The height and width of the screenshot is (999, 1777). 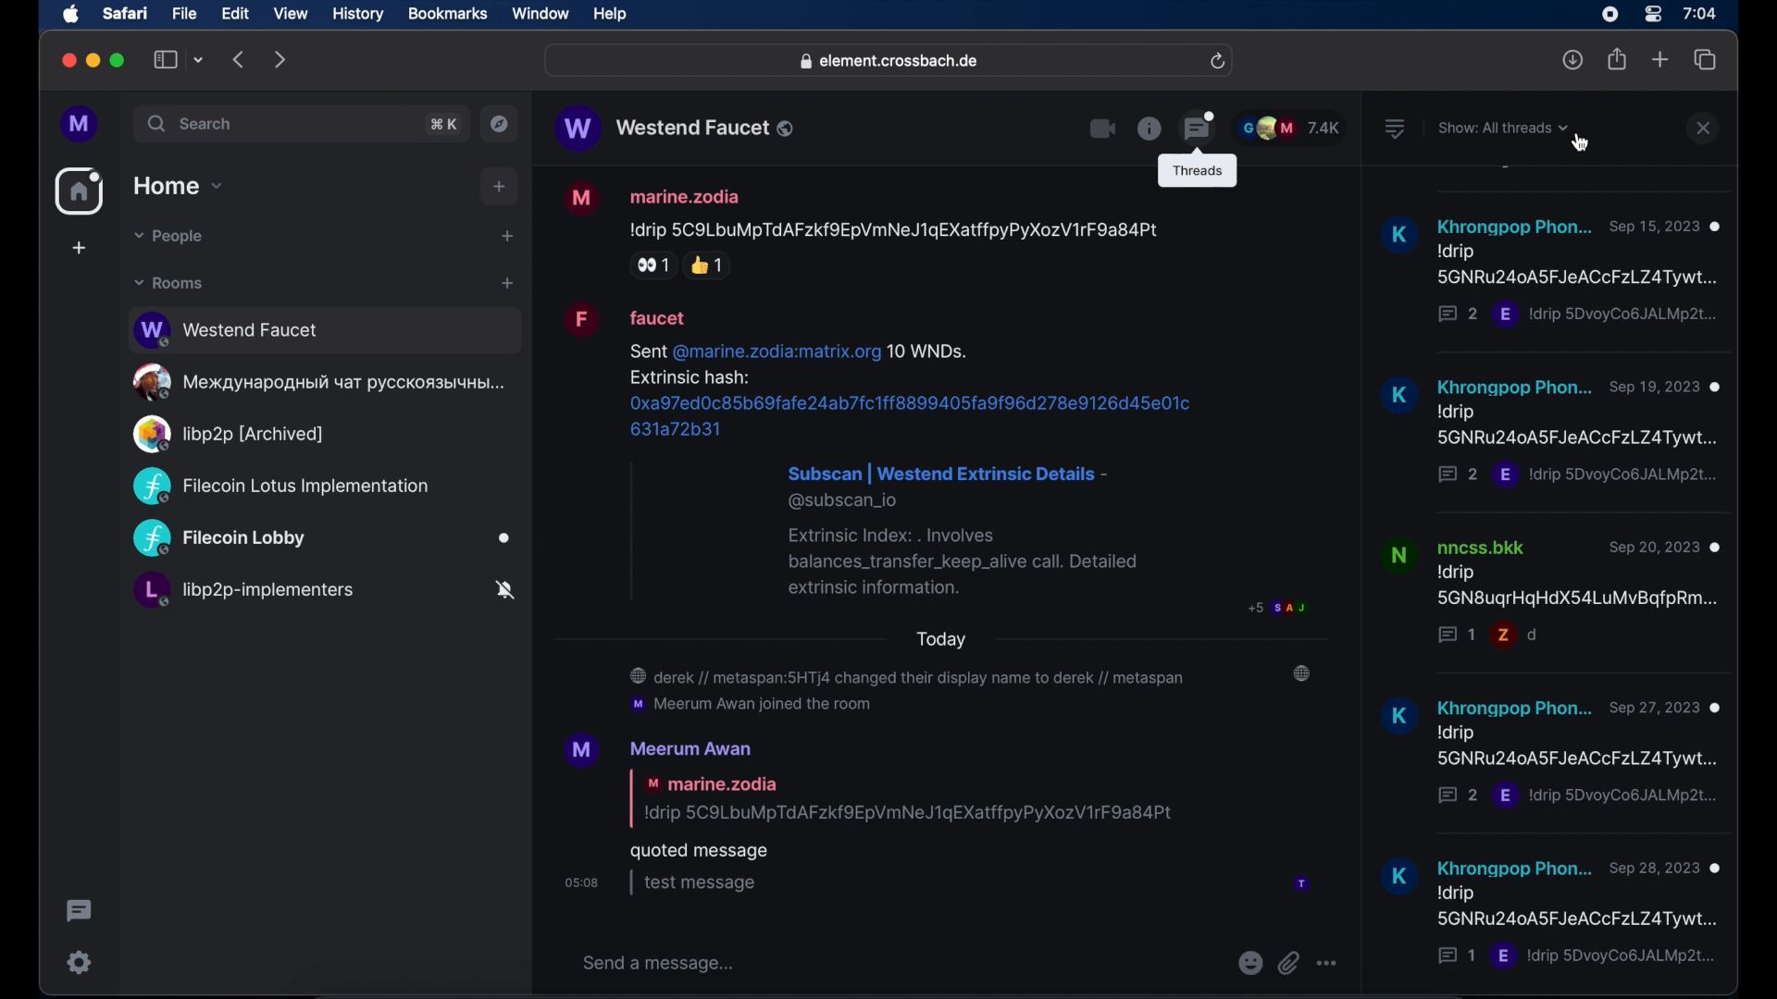 I want to click on drip
5GN8ugrHgHdX54LuMvBgfpRm..., so click(x=1576, y=586).